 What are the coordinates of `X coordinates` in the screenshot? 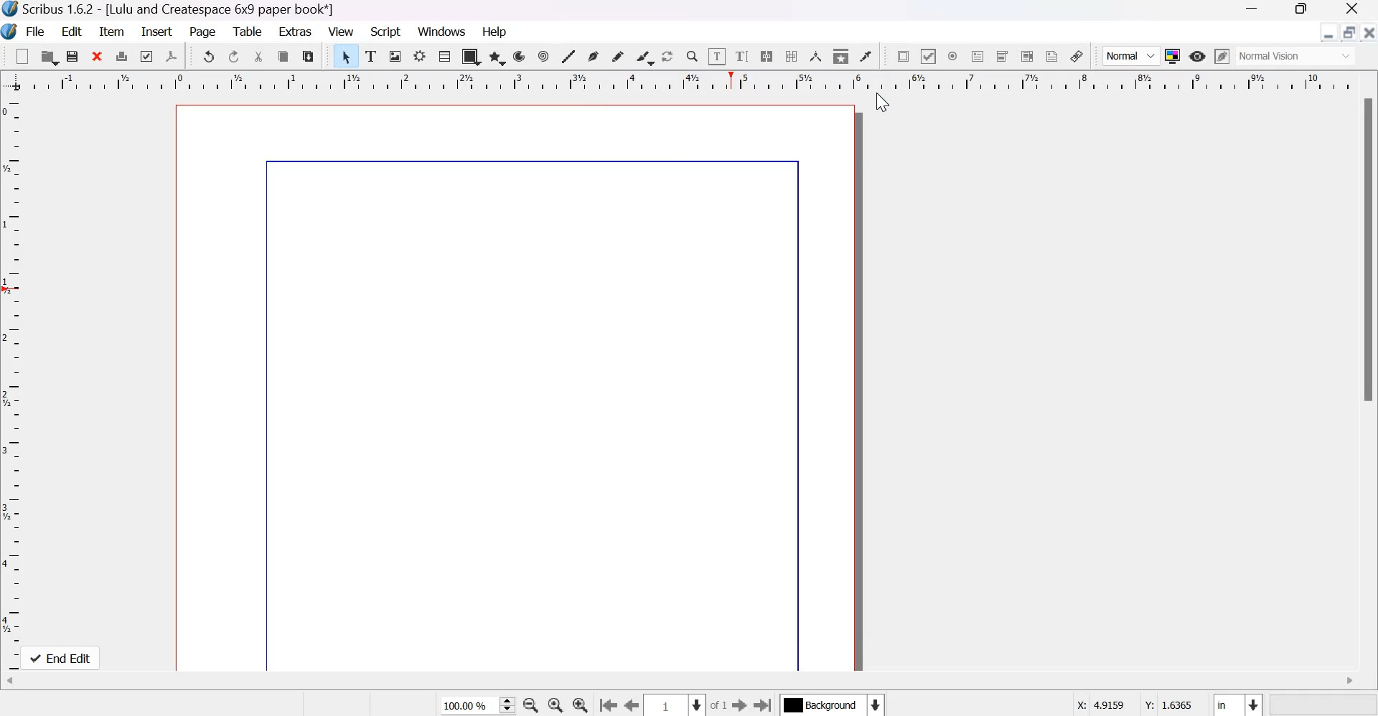 It's located at (1102, 706).